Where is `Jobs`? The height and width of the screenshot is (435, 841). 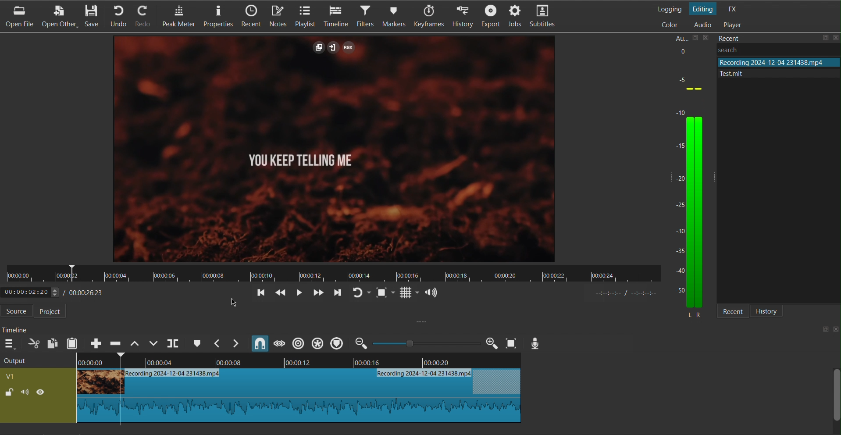
Jobs is located at coordinates (517, 18).